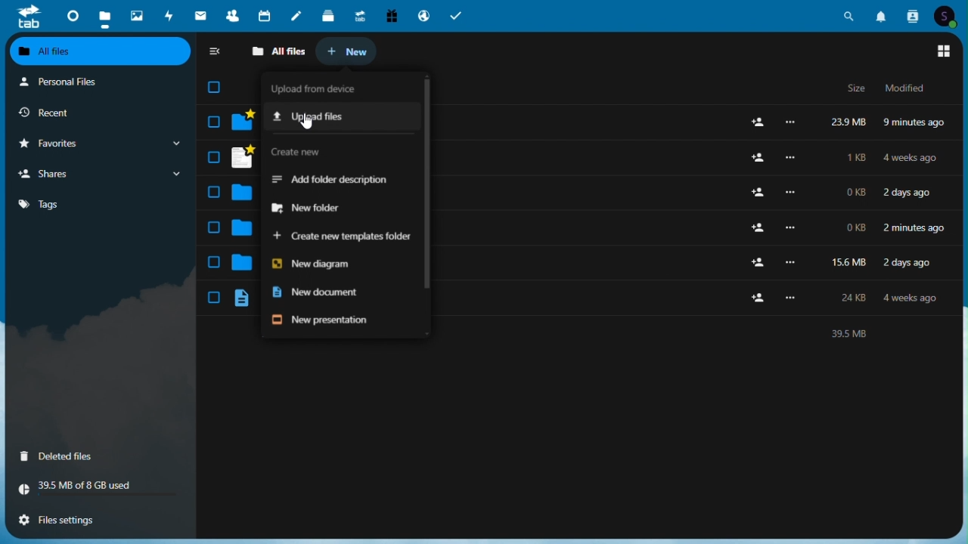  Describe the element at coordinates (841, 124) in the screenshot. I see `File` at that location.